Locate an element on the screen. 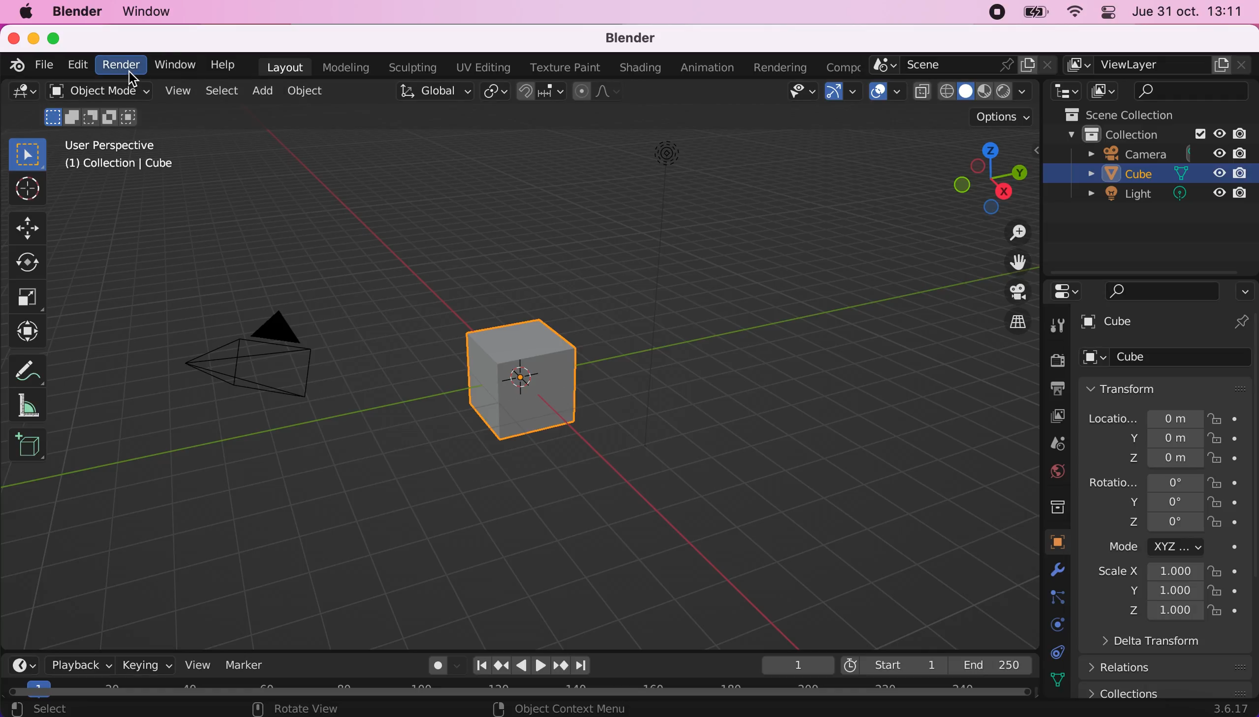 The image size is (1259, 717). camera is located at coordinates (270, 358).